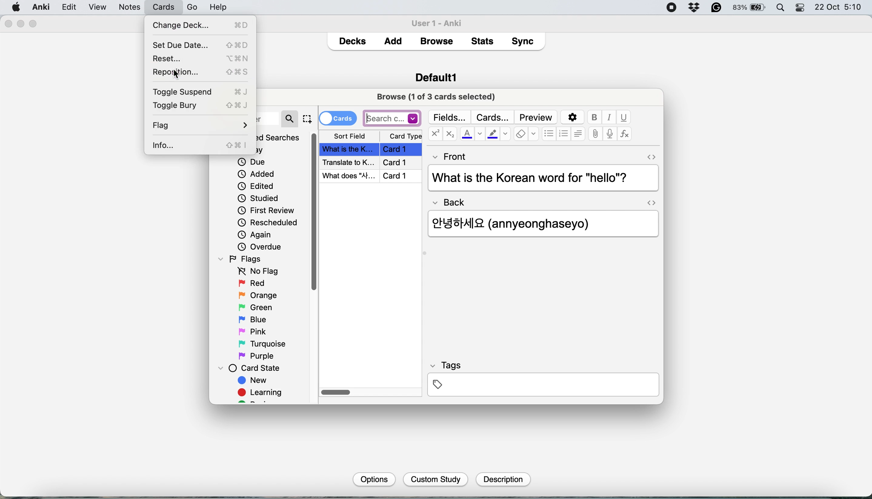  What do you see at coordinates (16, 7) in the screenshot?
I see `system logo` at bounding box center [16, 7].